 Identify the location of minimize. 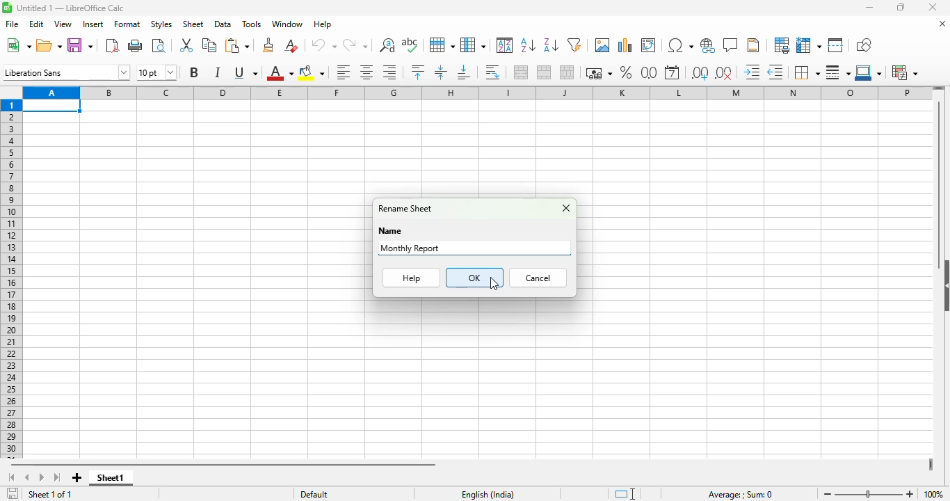
(868, 8).